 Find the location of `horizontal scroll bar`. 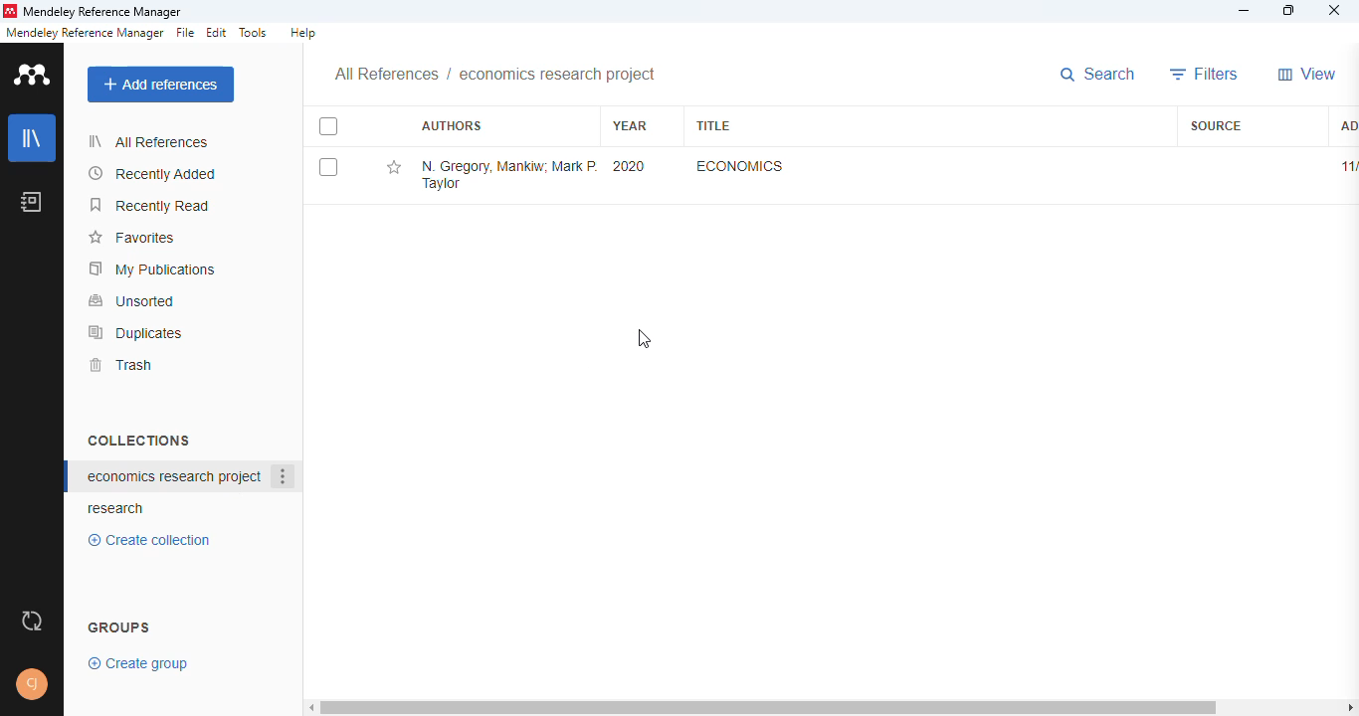

horizontal scroll bar is located at coordinates (836, 708).